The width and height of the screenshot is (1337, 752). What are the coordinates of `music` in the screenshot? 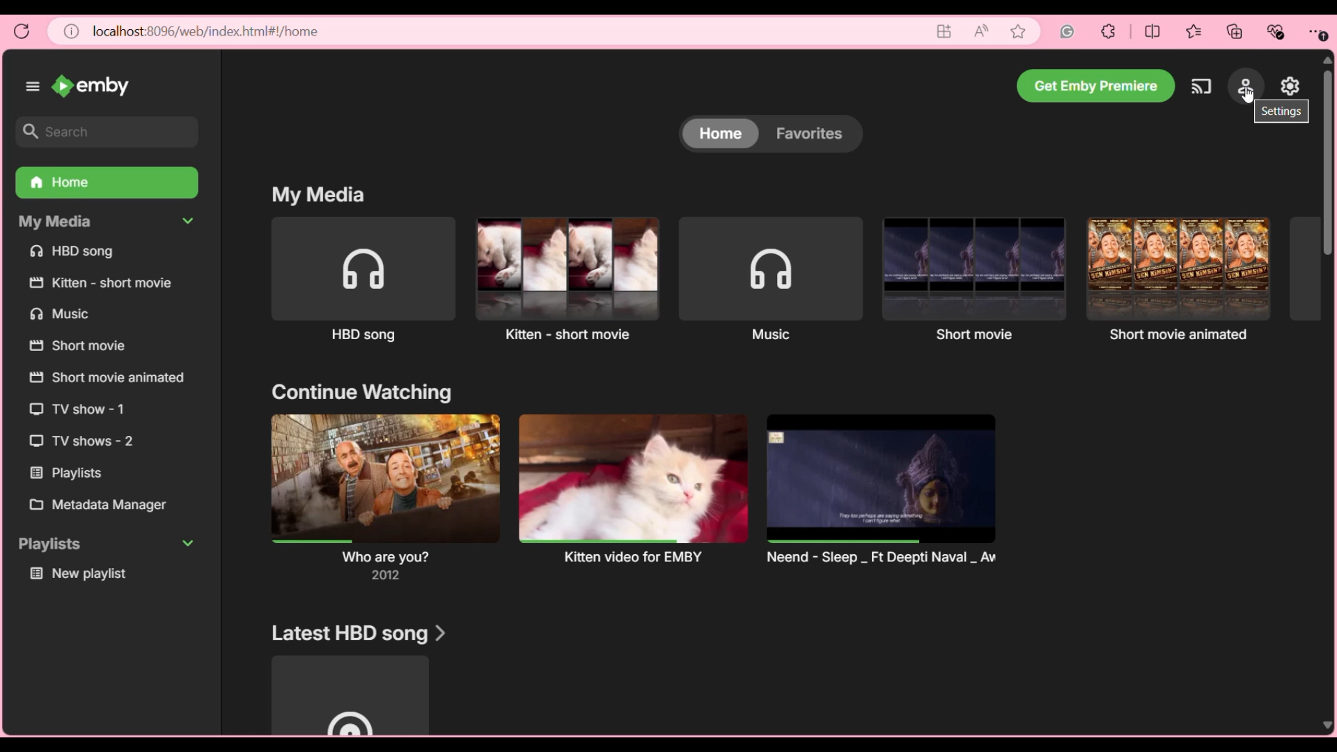 It's located at (60, 315).